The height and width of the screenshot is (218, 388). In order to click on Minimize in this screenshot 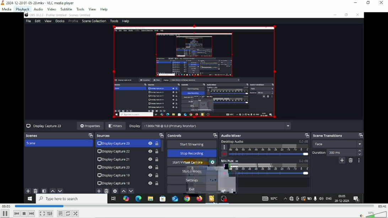, I will do `click(355, 3)`.